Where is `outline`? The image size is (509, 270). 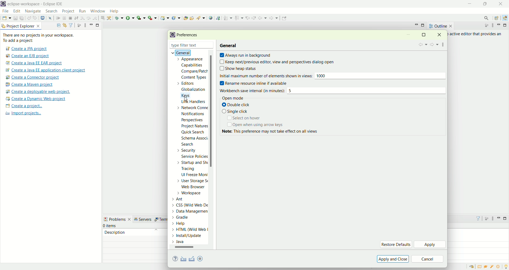
outline is located at coordinates (441, 26).